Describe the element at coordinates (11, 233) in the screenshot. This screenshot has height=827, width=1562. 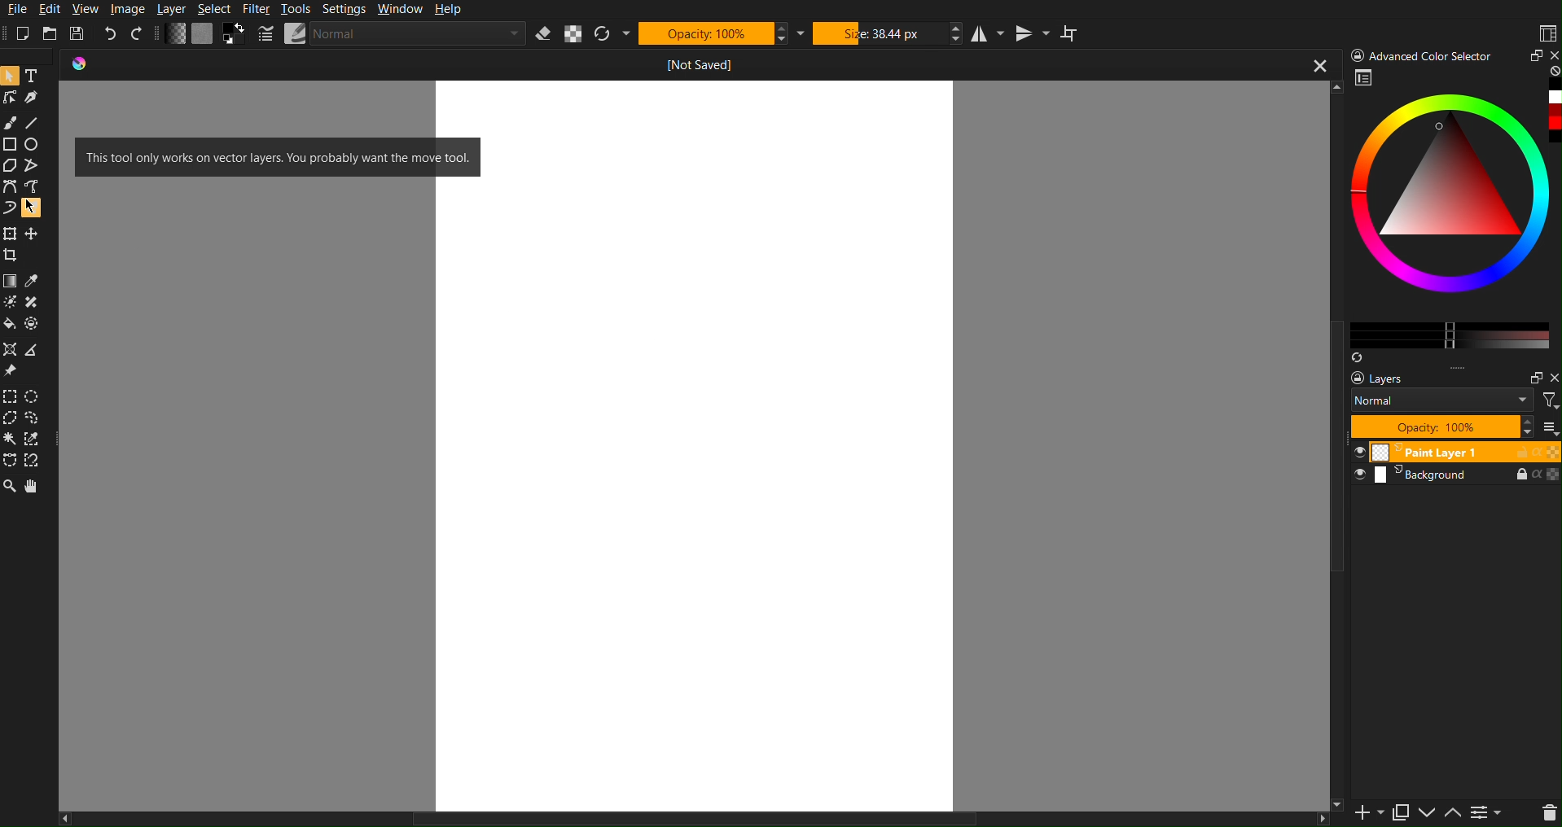
I see `Transform Tool` at that location.